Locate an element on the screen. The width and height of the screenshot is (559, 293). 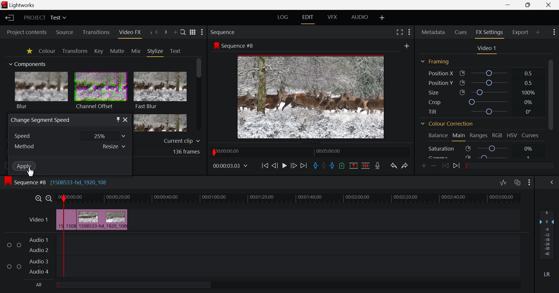
Sequence #8 is located at coordinates (234, 45).